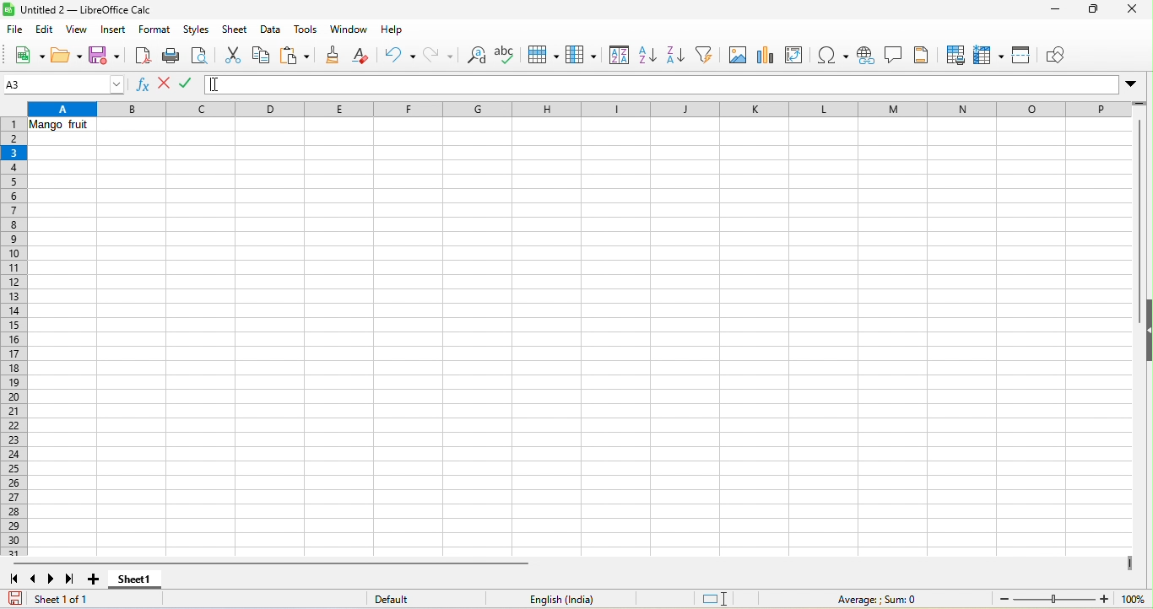 The height and width of the screenshot is (609, 1153). I want to click on add sheet, so click(99, 579).